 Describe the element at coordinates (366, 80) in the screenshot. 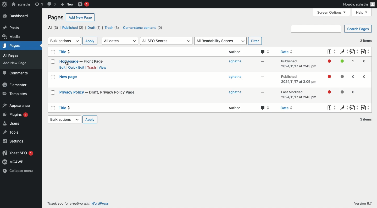

I see `Internal links` at that location.